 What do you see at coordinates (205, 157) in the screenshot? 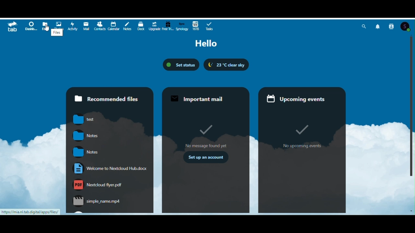
I see `set up an account` at bounding box center [205, 157].